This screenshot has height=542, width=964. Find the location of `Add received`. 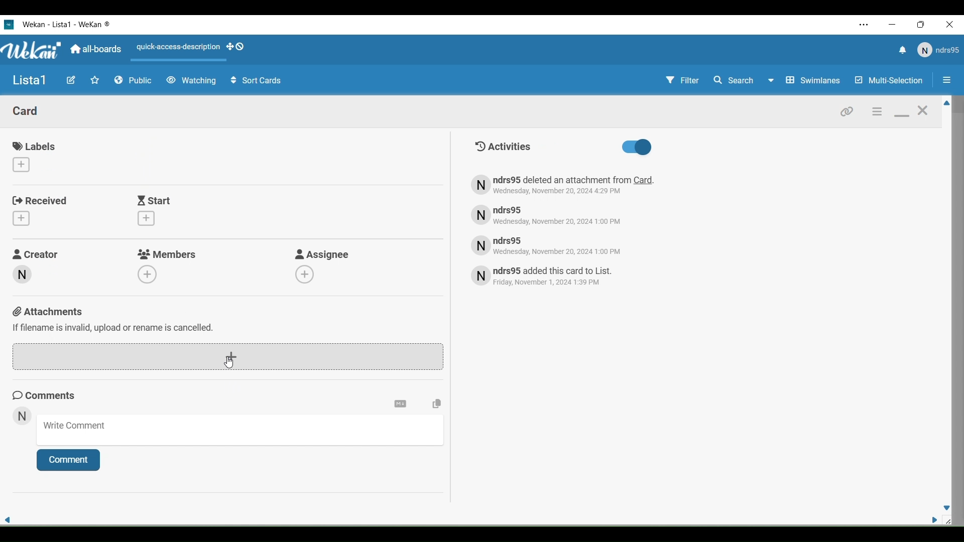

Add received is located at coordinates (21, 218).